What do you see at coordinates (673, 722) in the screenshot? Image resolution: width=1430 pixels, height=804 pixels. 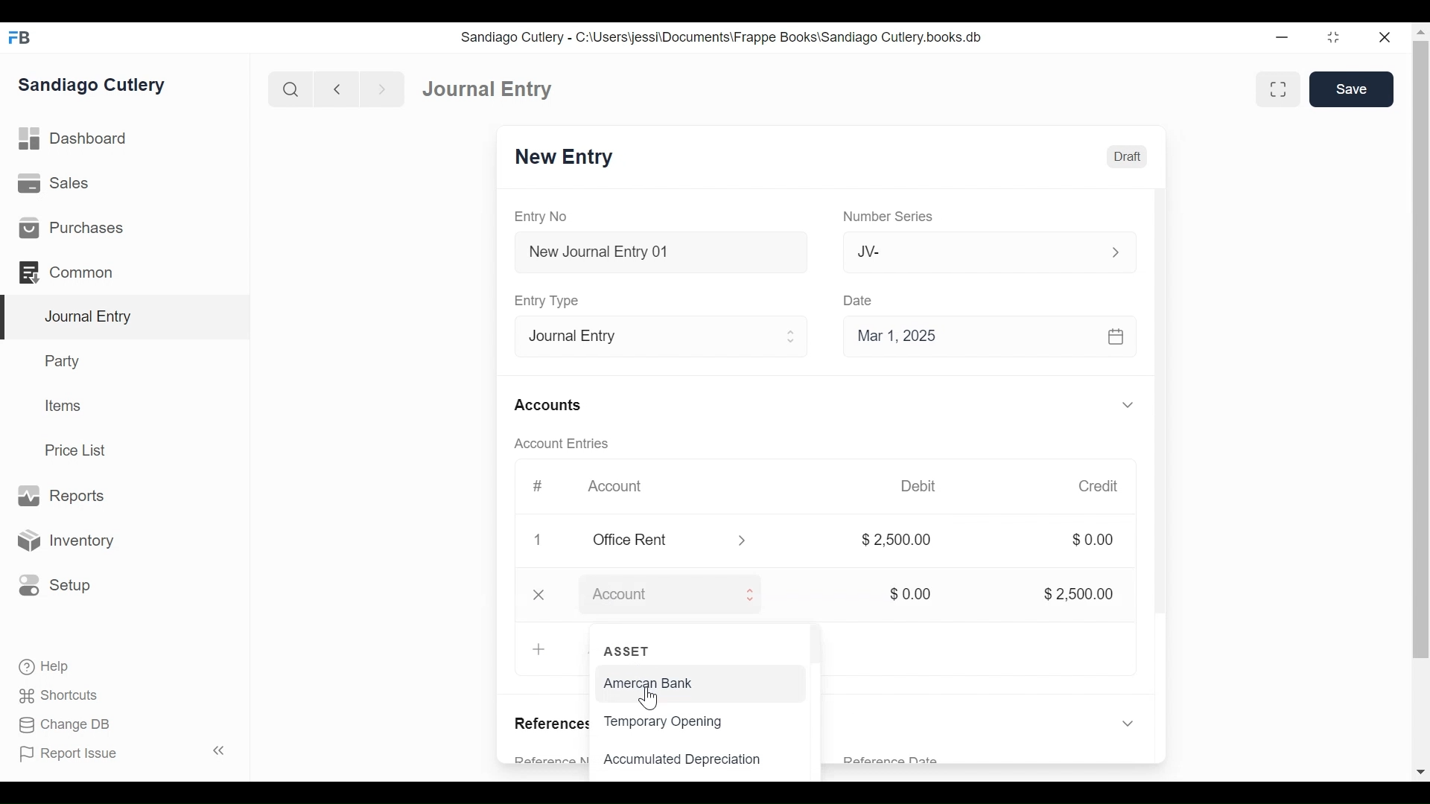 I see `Temporary Opening` at bounding box center [673, 722].